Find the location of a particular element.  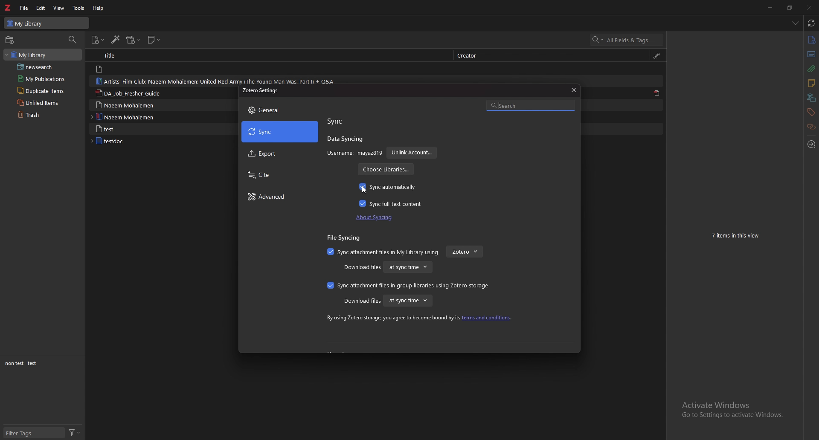

filter is located at coordinates (74, 432).